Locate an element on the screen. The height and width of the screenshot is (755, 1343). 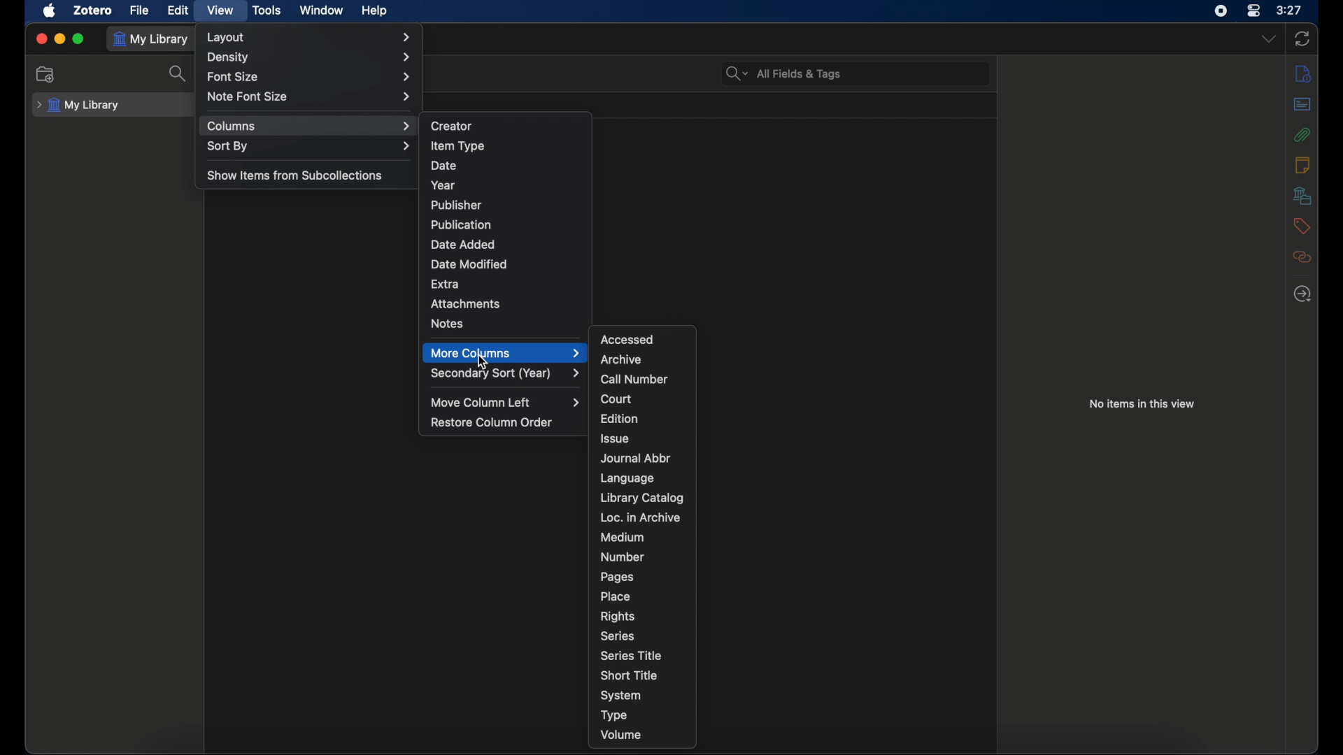
edition is located at coordinates (621, 417).